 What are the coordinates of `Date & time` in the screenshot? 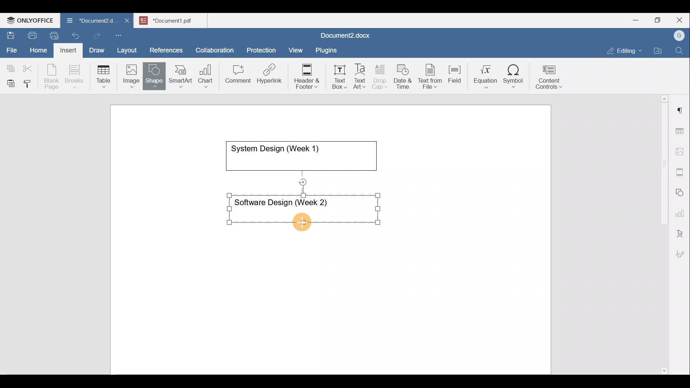 It's located at (403, 75).